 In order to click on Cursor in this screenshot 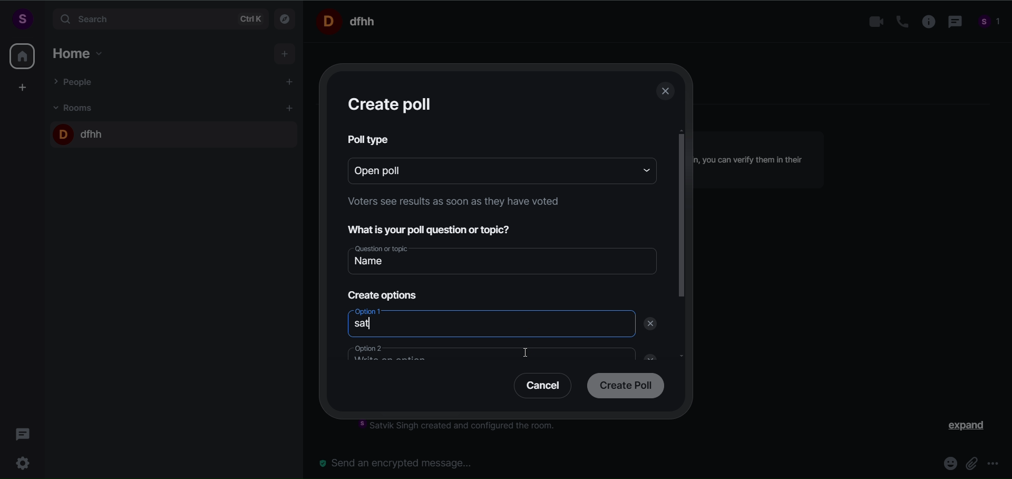, I will do `click(530, 355)`.